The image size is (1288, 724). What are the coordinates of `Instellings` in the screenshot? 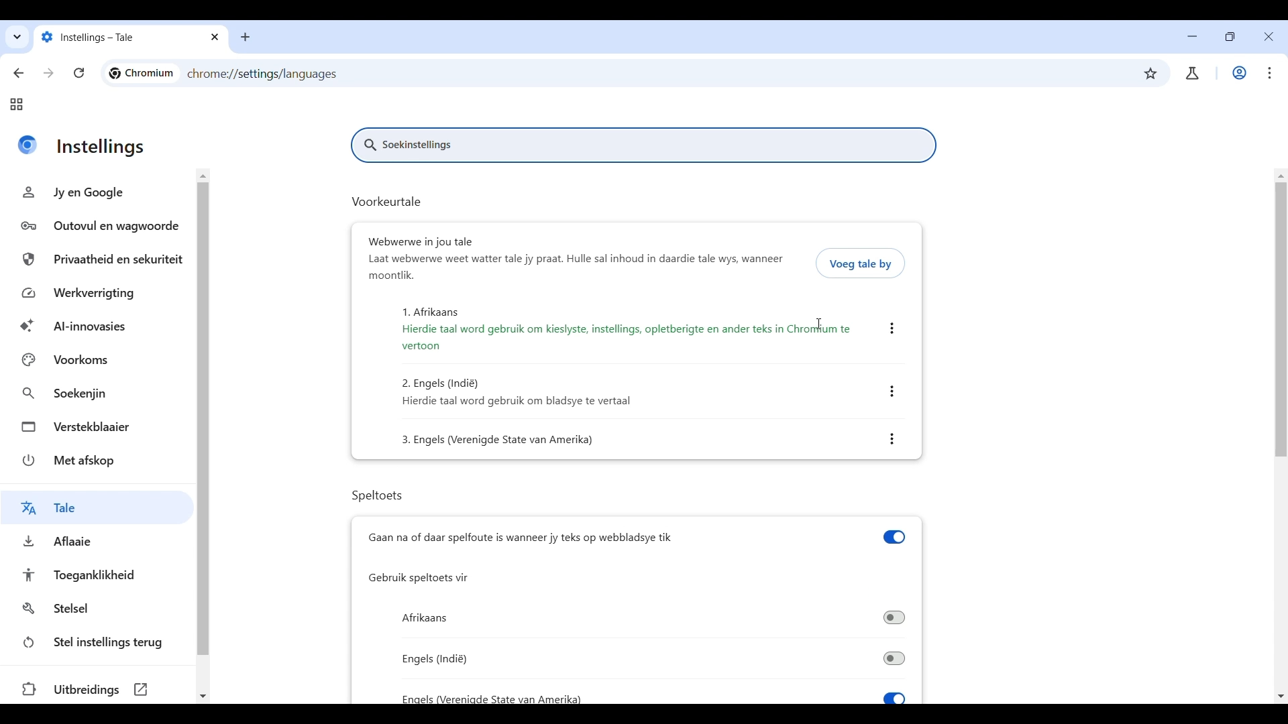 It's located at (83, 145).